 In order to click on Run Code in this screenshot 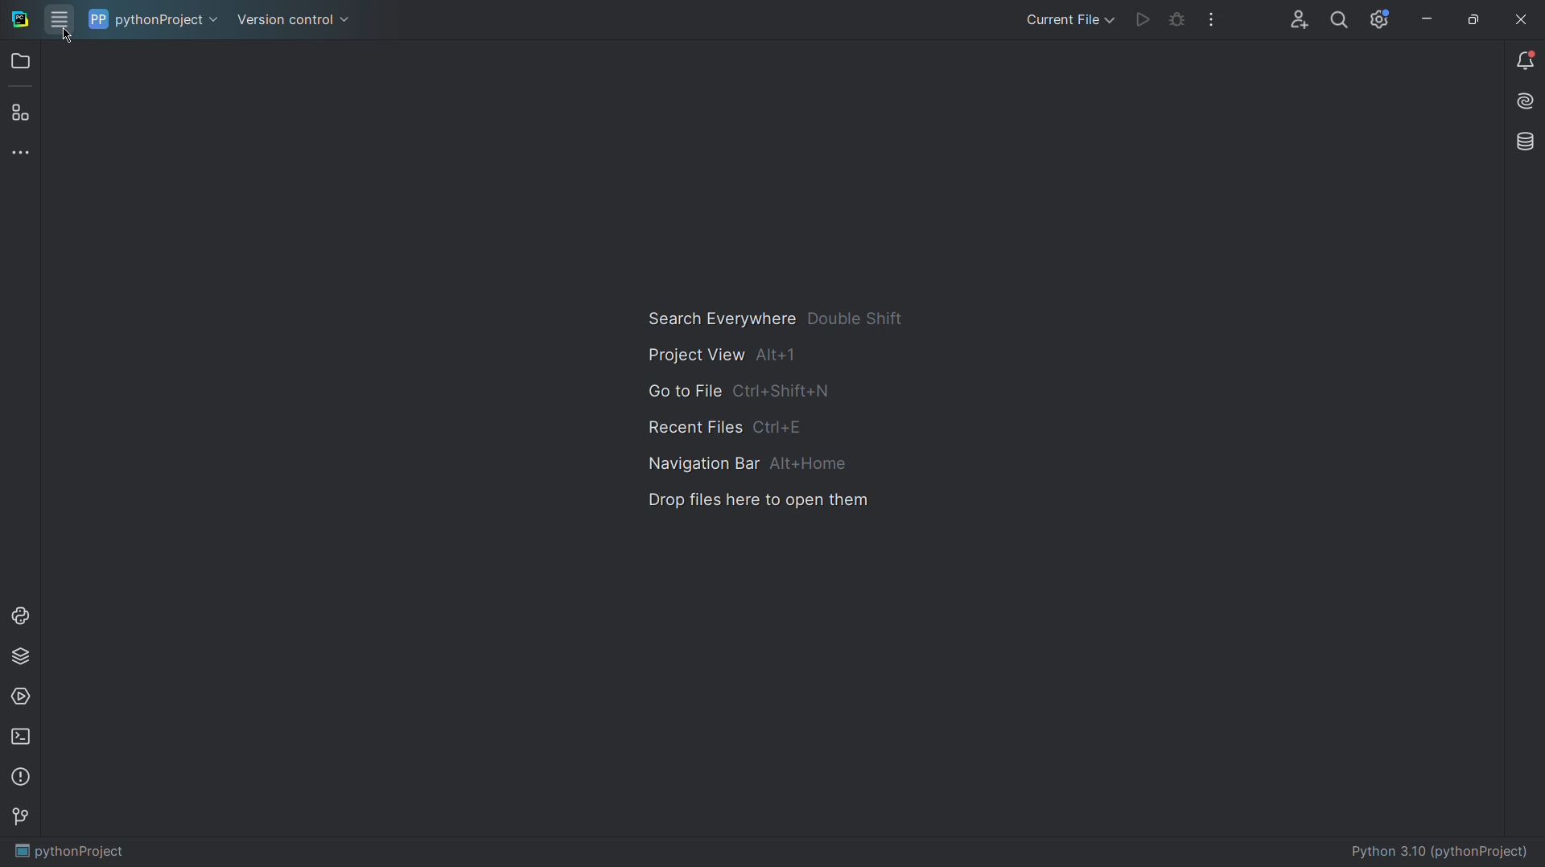, I will do `click(1147, 20)`.